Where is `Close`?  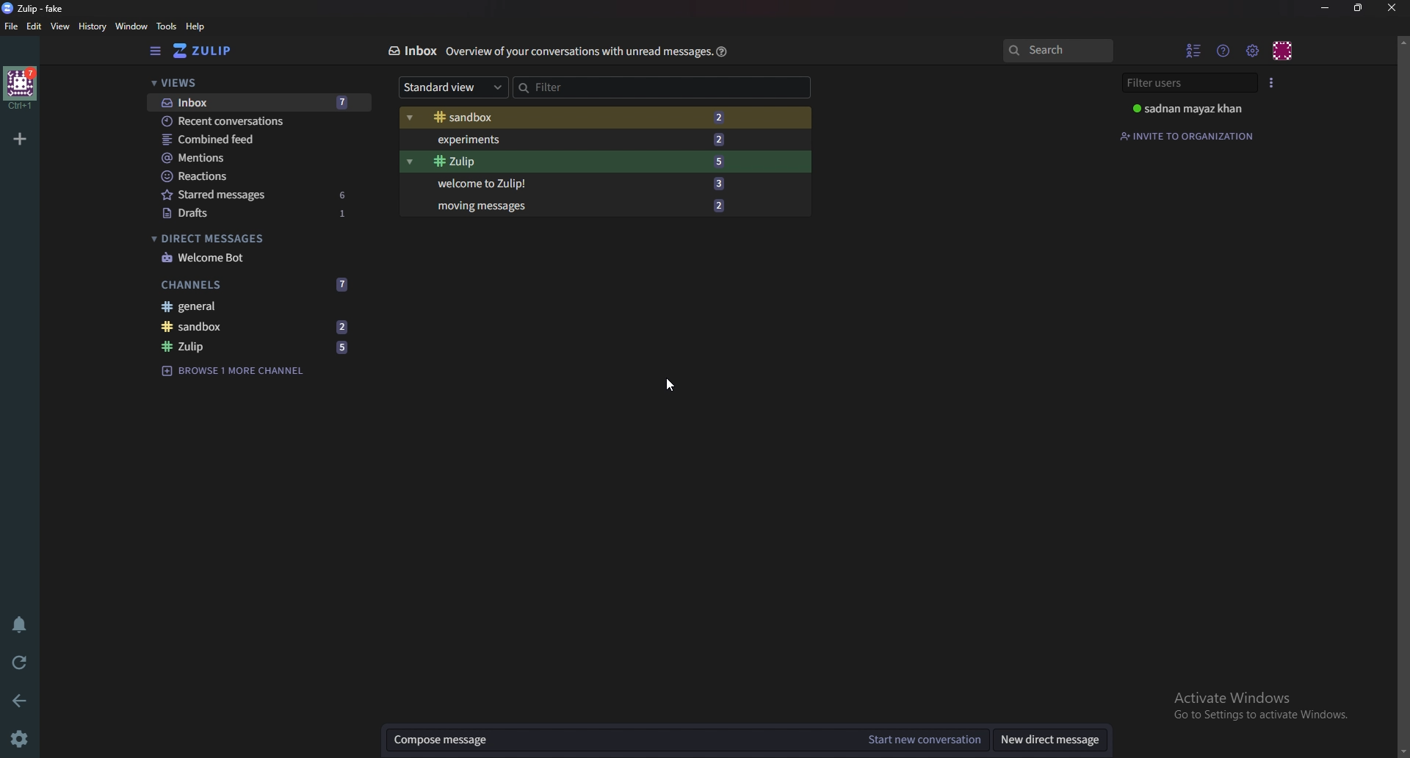 Close is located at coordinates (1394, 8).